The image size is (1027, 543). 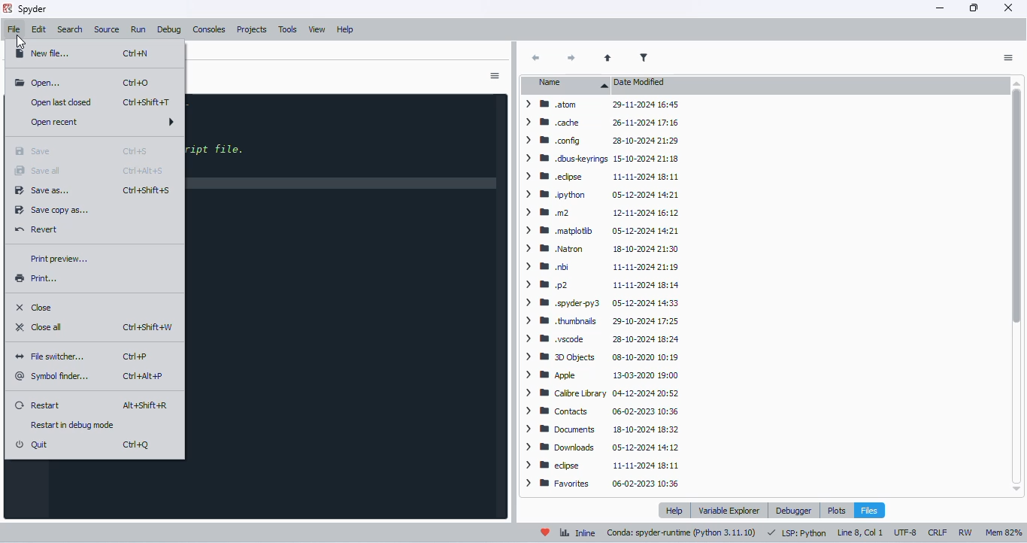 What do you see at coordinates (600, 357) in the screenshot?
I see `> BB DObjects 08-10-2020 10:19` at bounding box center [600, 357].